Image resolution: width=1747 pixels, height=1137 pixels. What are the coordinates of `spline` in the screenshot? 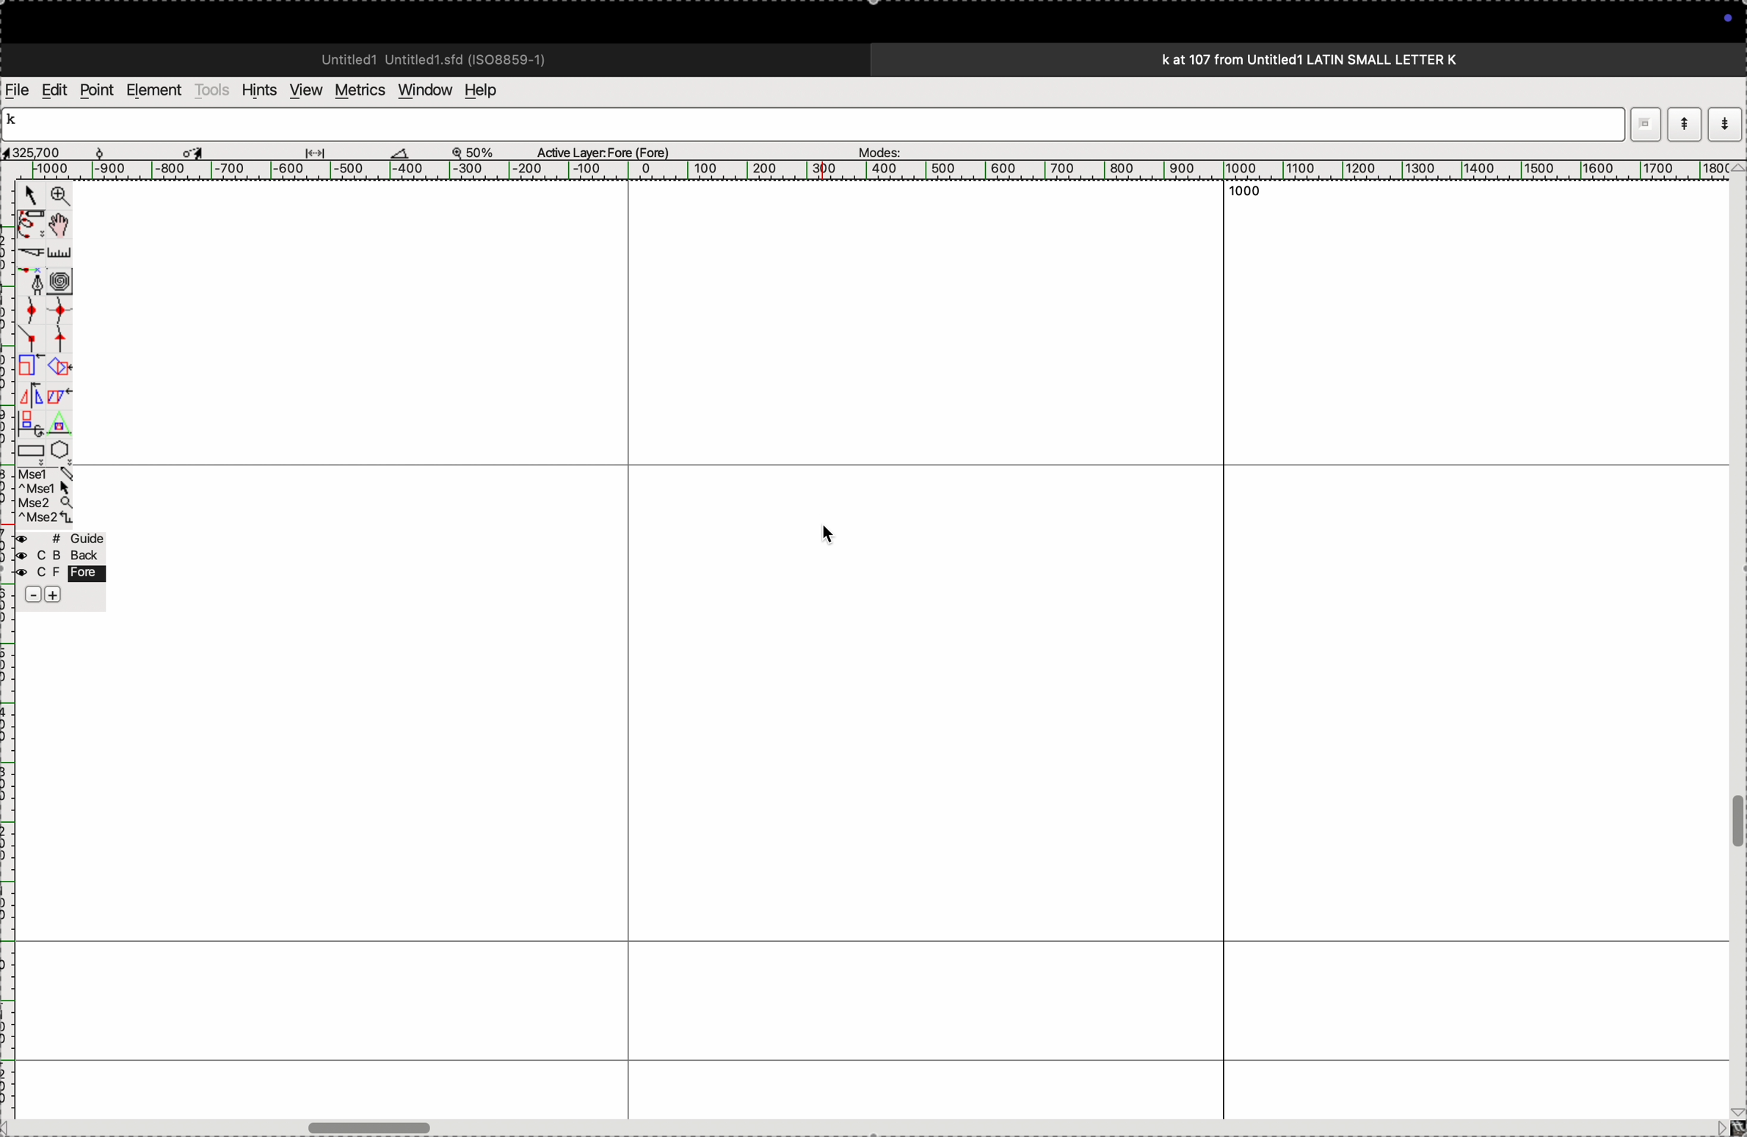 It's located at (45, 322).